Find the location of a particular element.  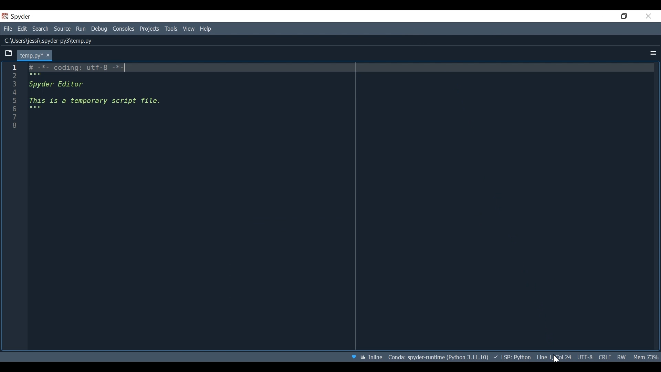

language is located at coordinates (513, 356).